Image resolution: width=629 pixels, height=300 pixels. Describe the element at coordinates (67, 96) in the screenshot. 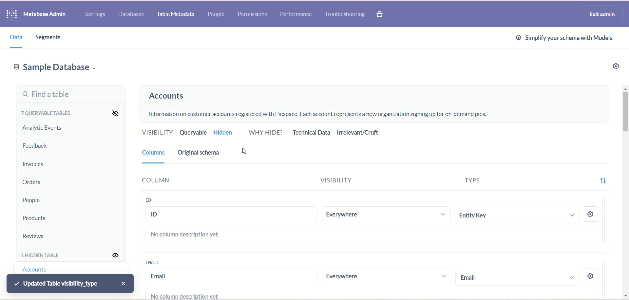

I see `find a table` at that location.